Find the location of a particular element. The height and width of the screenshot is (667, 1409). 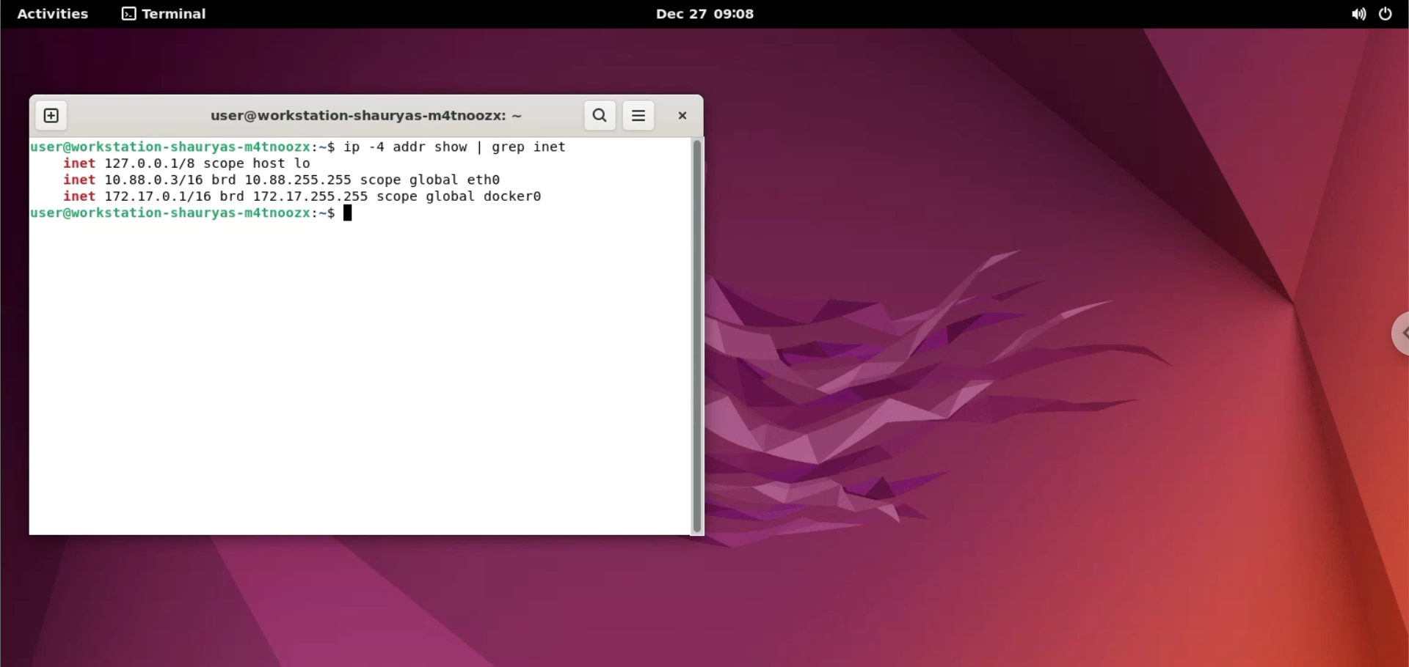

close is located at coordinates (680, 116).